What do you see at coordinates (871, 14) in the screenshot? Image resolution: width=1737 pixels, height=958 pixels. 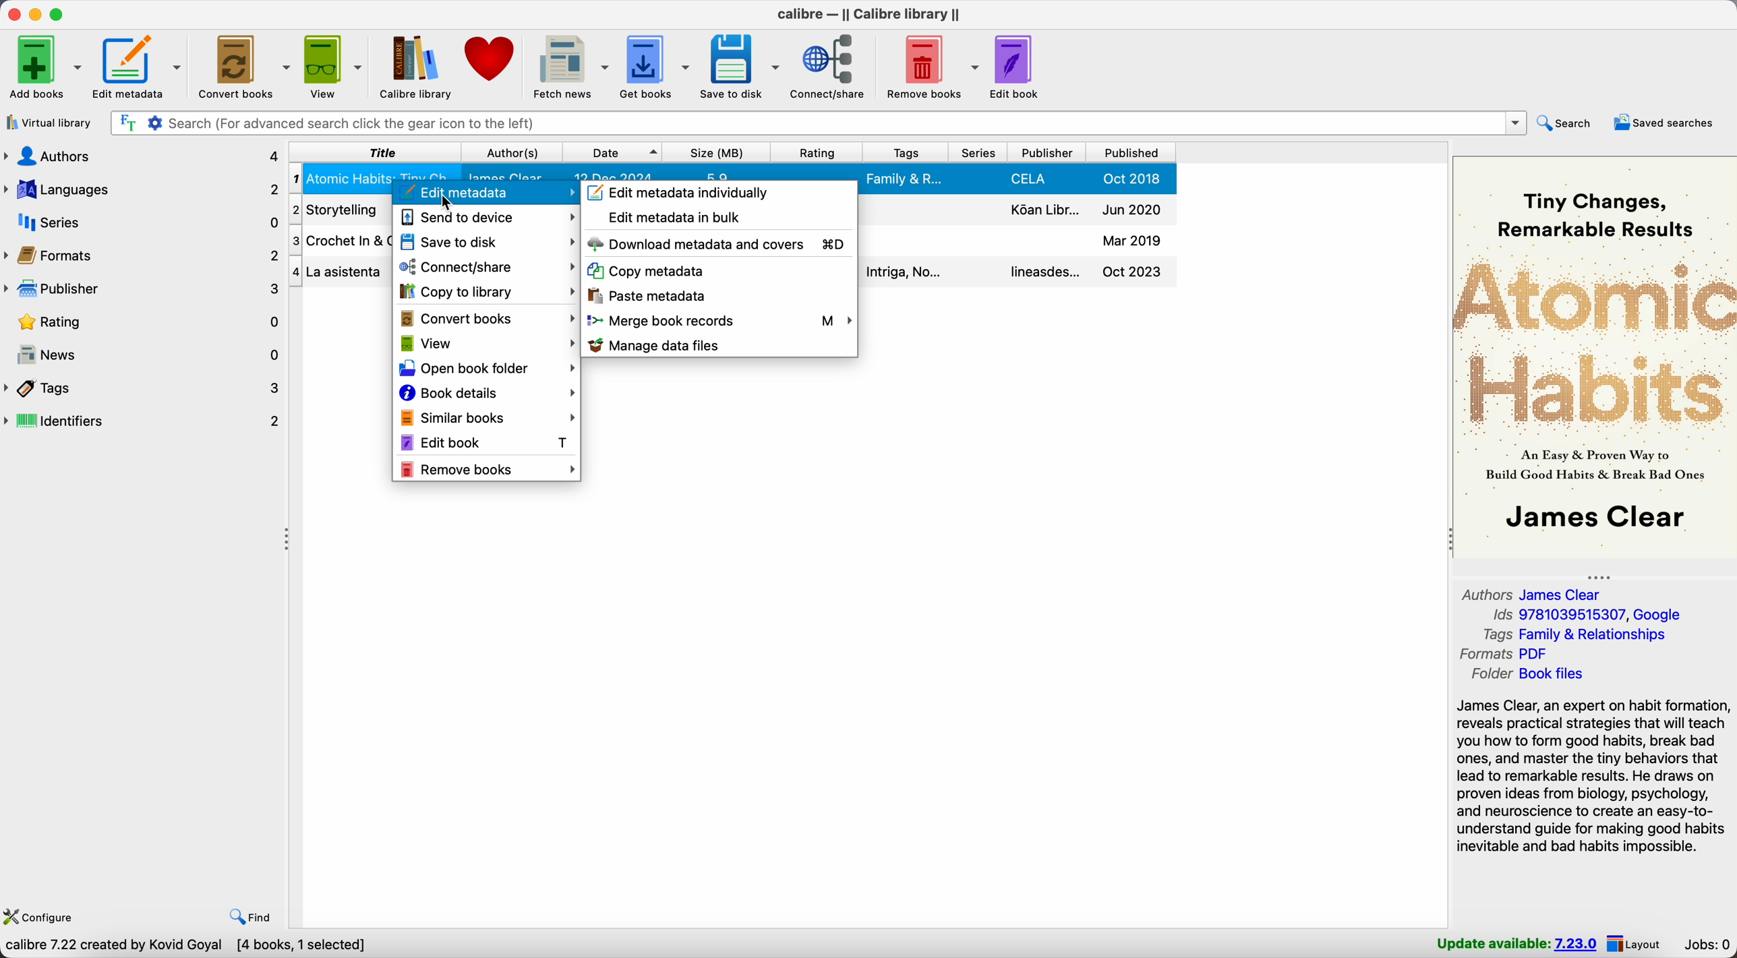 I see `Calibre` at bounding box center [871, 14].